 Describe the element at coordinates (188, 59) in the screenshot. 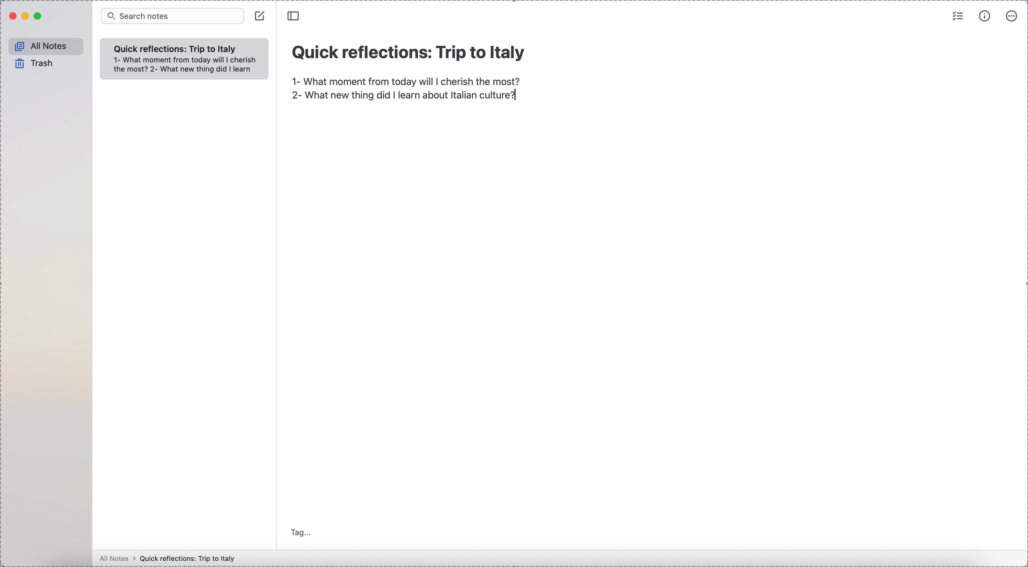

I see `1- What moment from today will I cherish the most?` at that location.